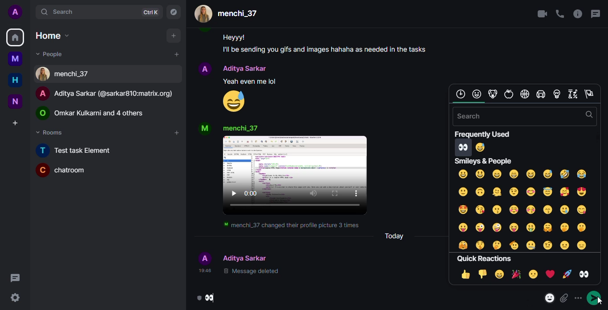 Image resolution: width=608 pixels, height=310 pixels. Describe the element at coordinates (96, 112) in the screenshot. I see `people` at that location.